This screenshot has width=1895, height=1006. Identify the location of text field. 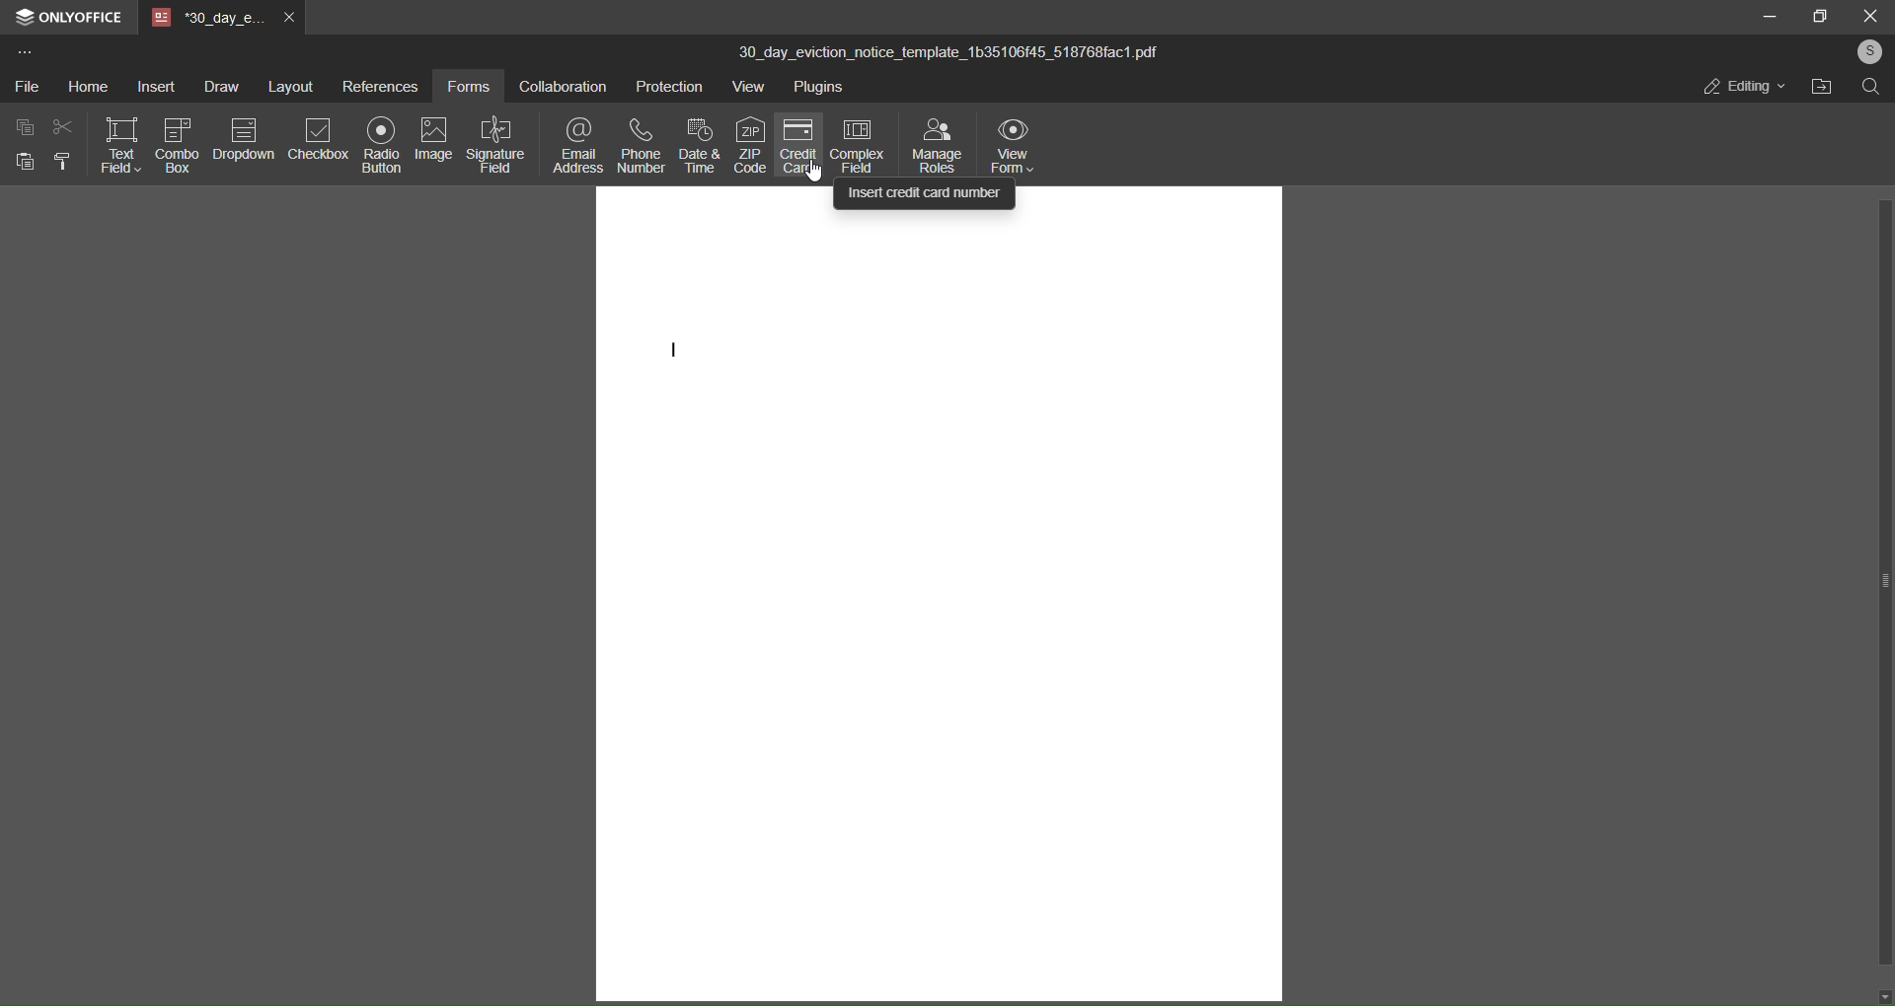
(122, 146).